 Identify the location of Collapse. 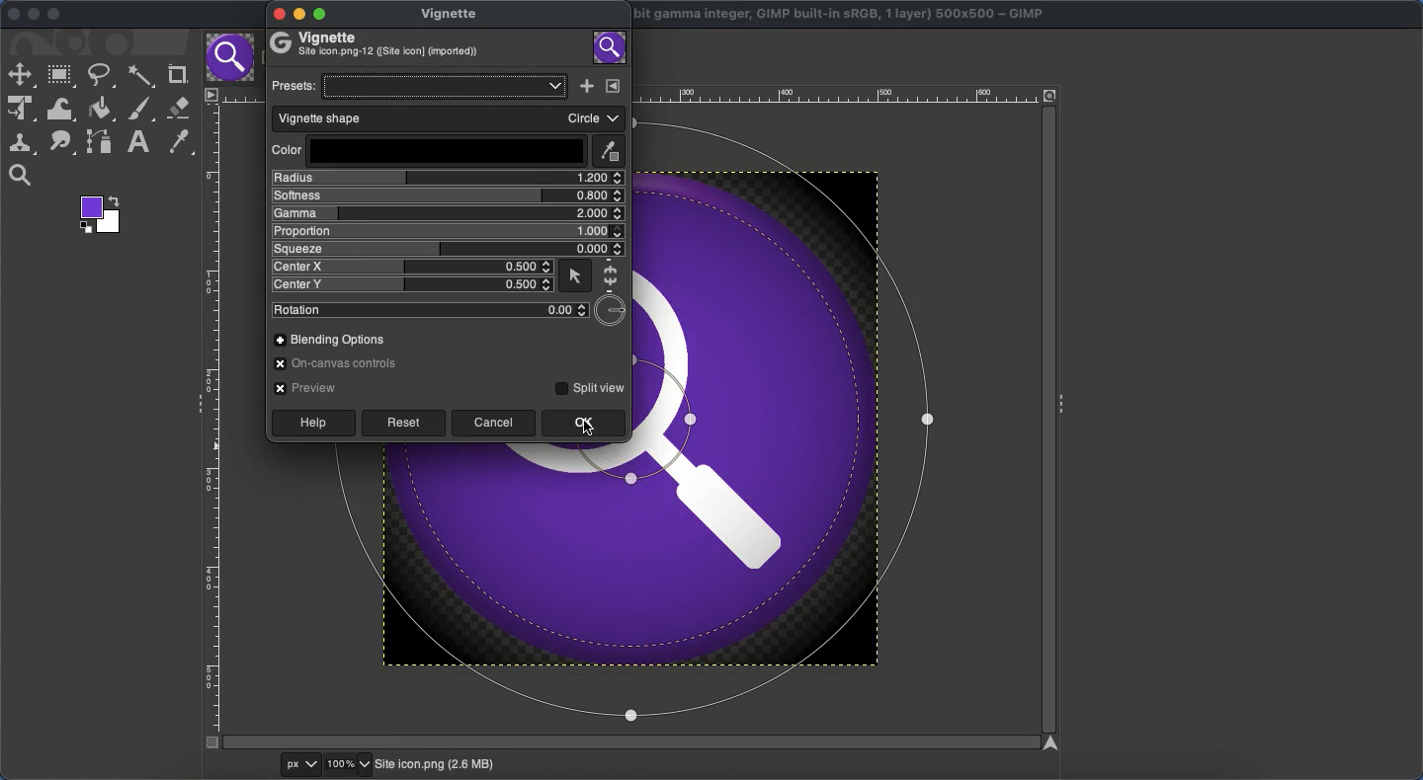
(1064, 401).